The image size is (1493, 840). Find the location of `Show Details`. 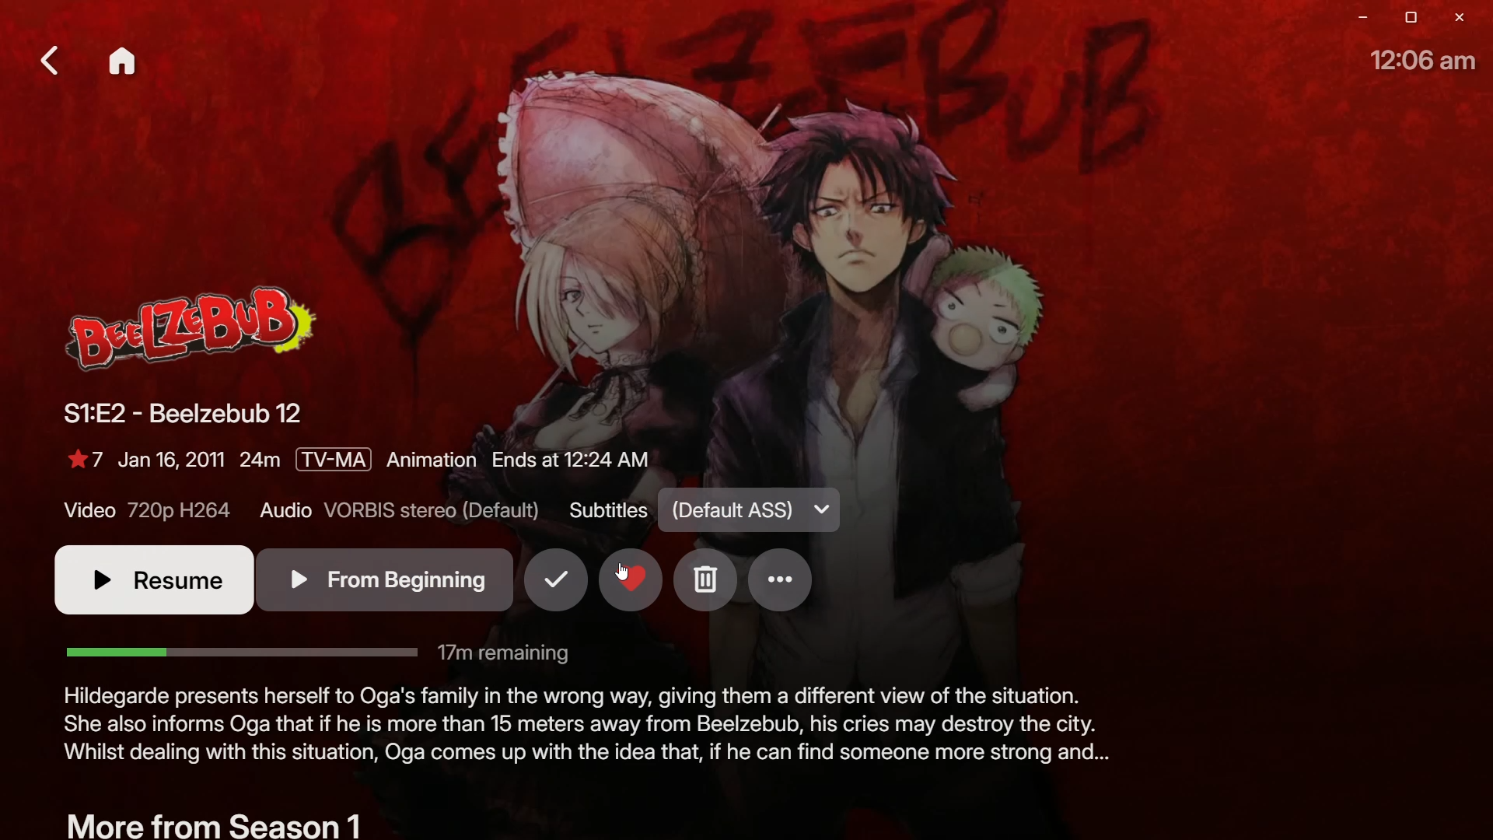

Show Details is located at coordinates (360, 466).